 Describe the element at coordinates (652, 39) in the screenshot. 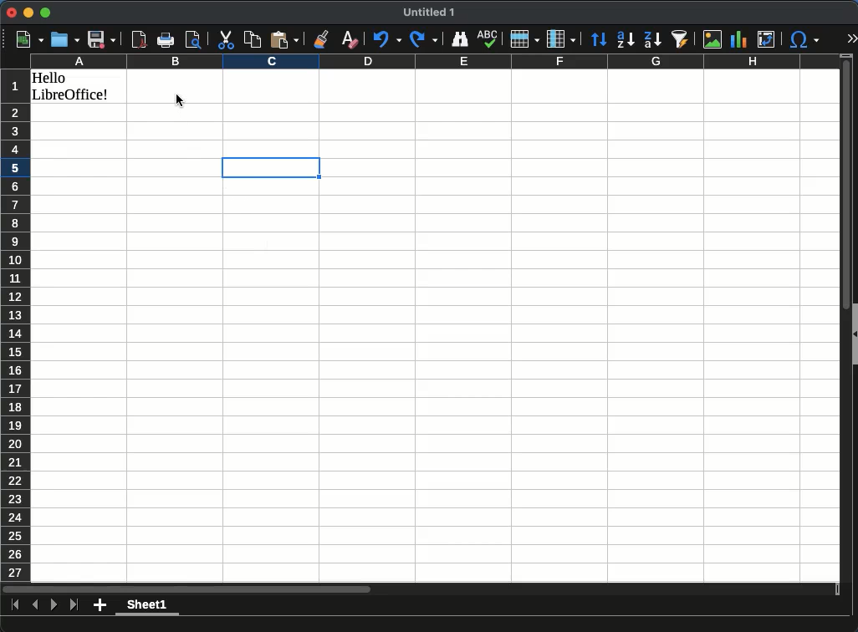

I see `descending` at that location.